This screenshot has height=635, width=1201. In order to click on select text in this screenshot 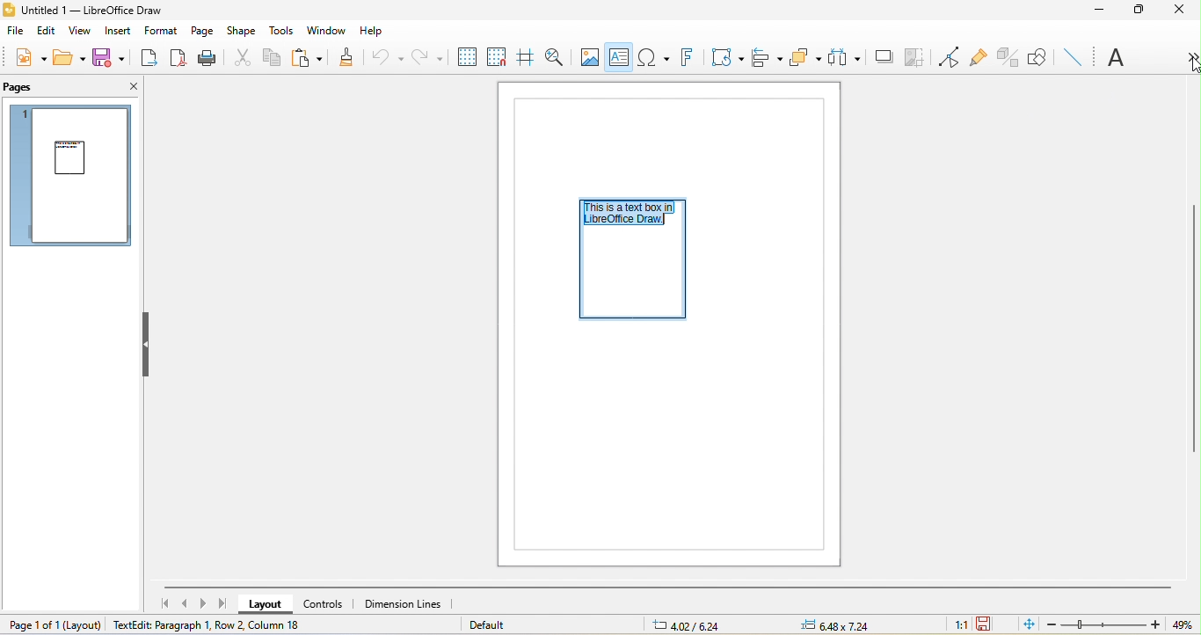, I will do `click(635, 215)`.